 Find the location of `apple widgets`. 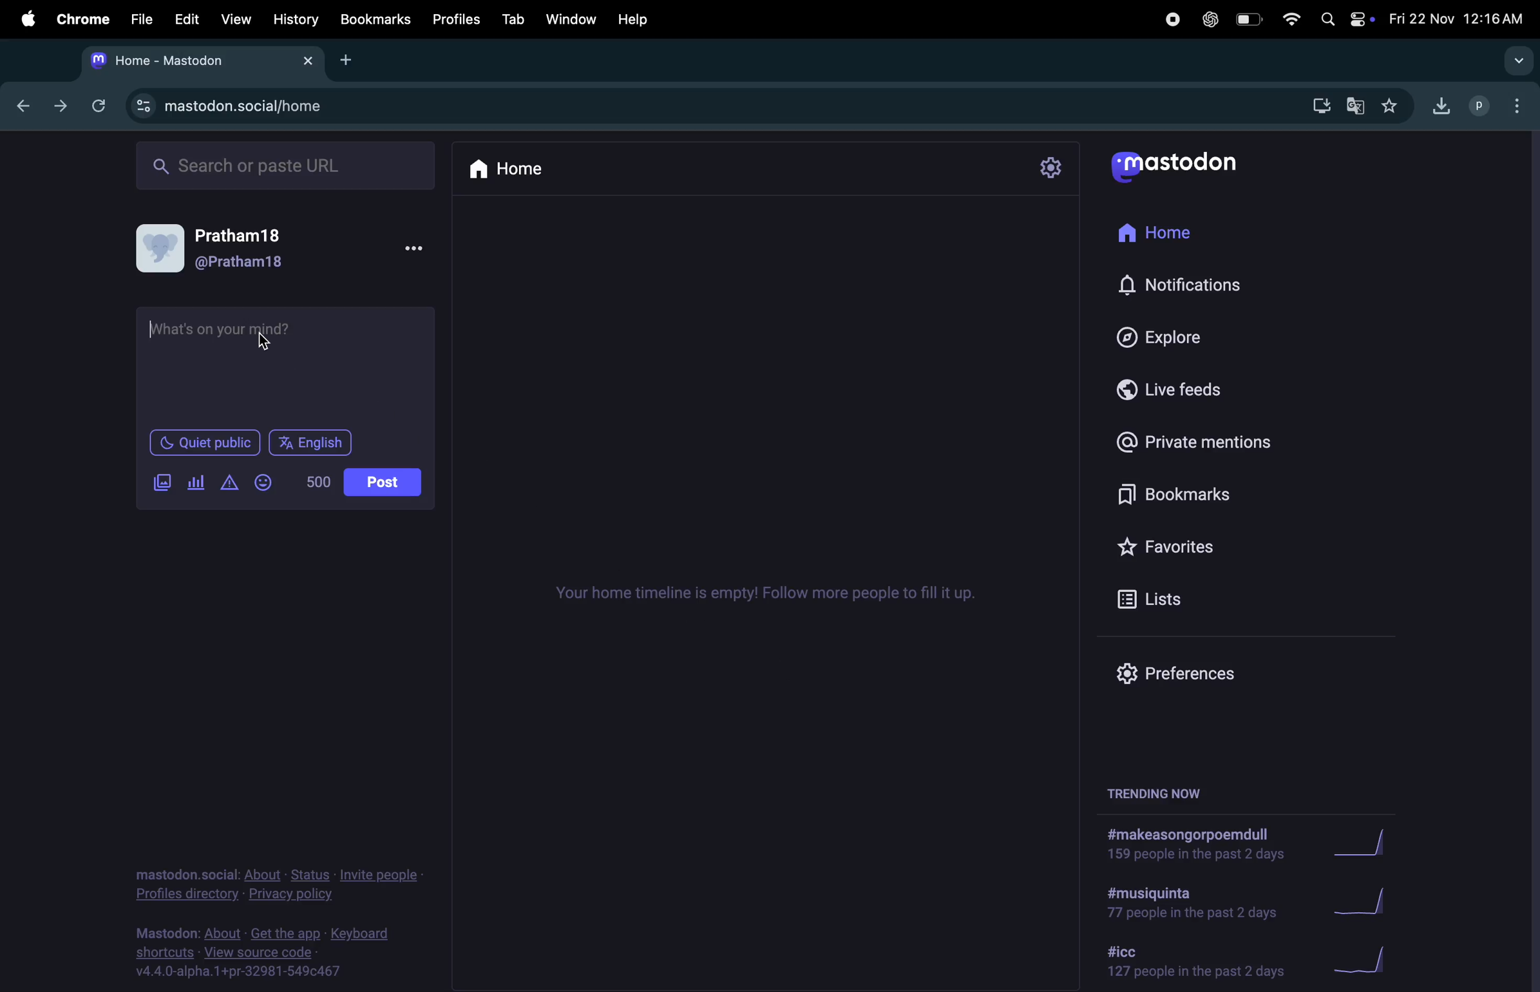

apple widgets is located at coordinates (1360, 20).